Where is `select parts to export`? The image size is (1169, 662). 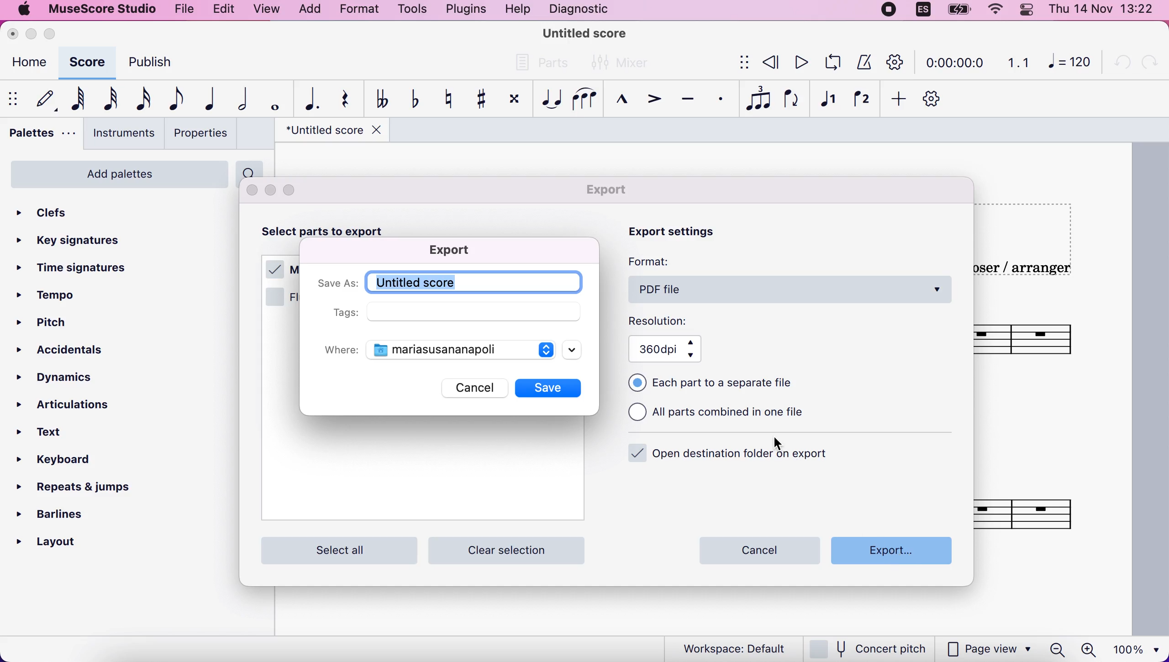
select parts to export is located at coordinates (342, 232).